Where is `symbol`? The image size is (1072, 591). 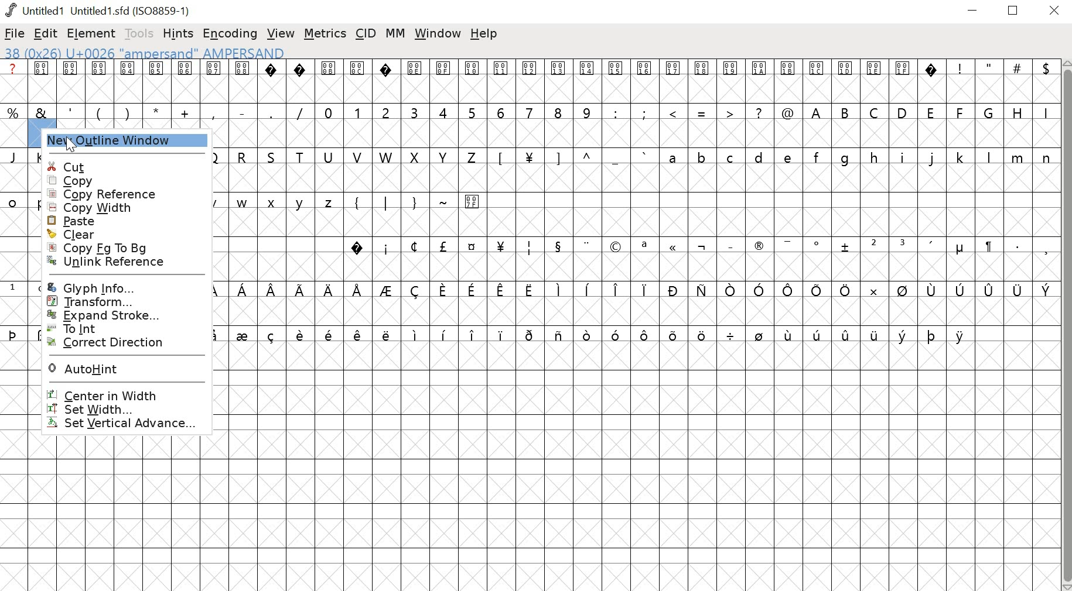 symbol is located at coordinates (788, 244).